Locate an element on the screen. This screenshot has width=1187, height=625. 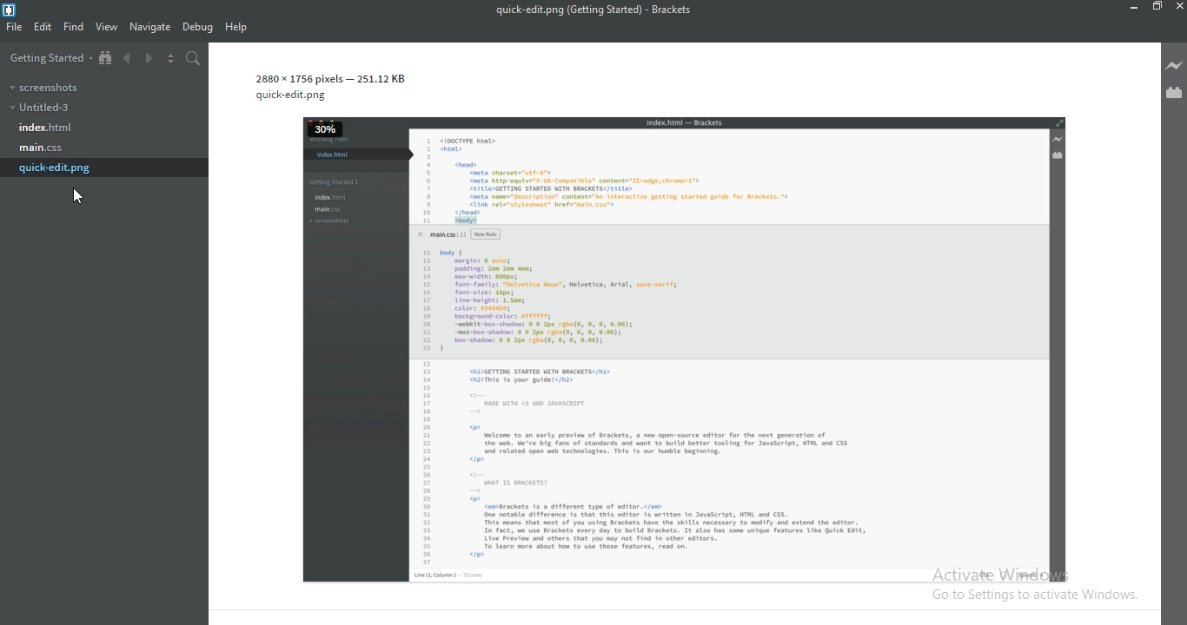
quick -edit.pnggetting started - Brackets is located at coordinates (599, 10).